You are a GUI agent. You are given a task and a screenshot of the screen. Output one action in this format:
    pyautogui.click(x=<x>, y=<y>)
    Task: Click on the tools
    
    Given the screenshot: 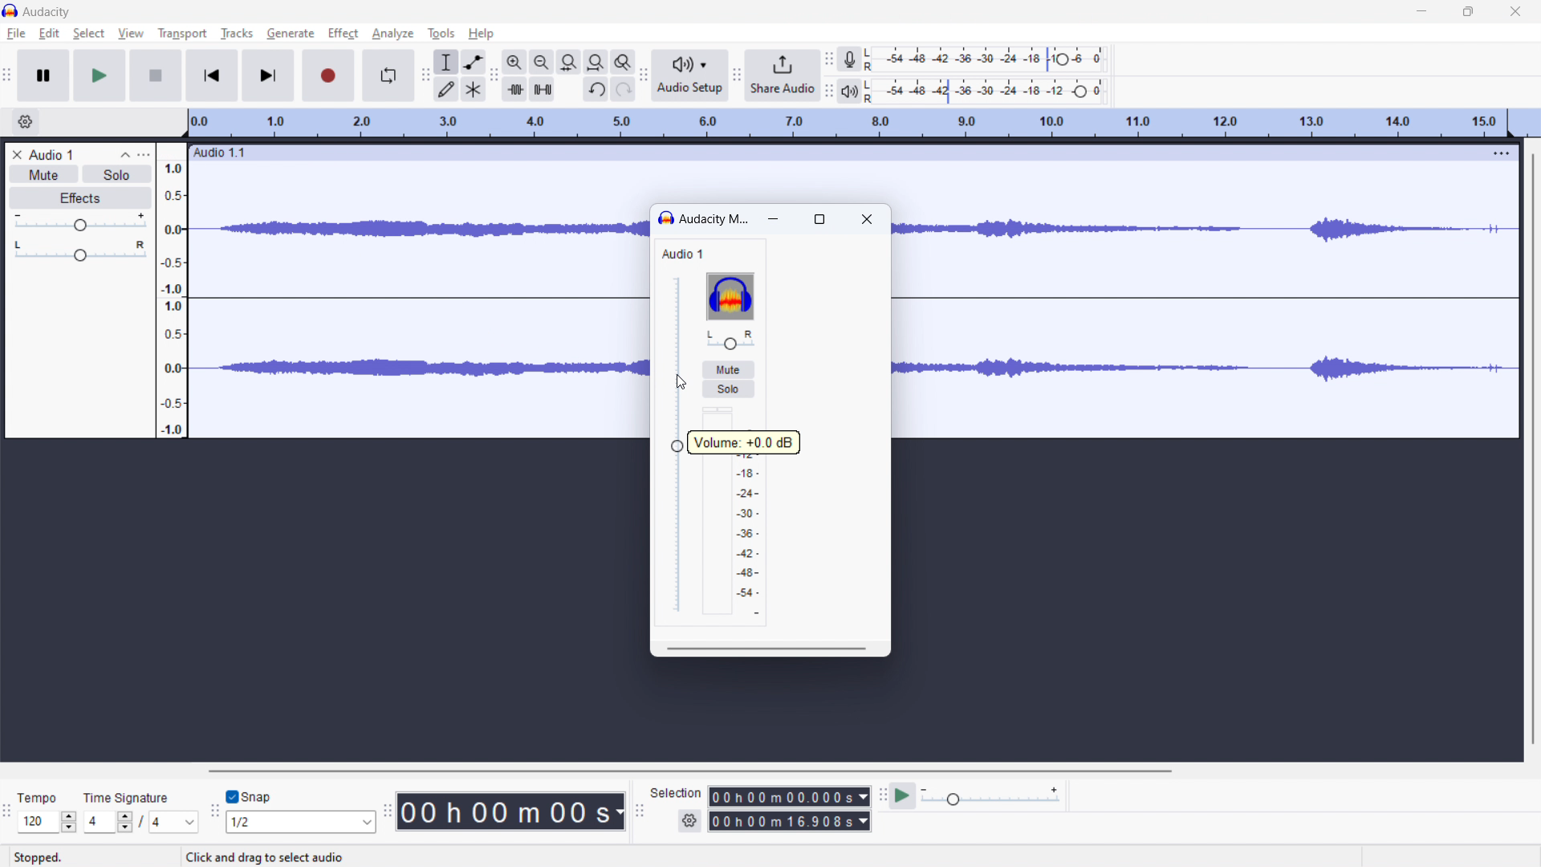 What is the action you would take?
    pyautogui.click(x=441, y=34)
    